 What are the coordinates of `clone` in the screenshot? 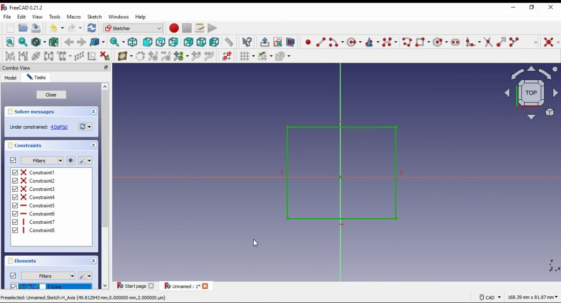 It's located at (64, 56).